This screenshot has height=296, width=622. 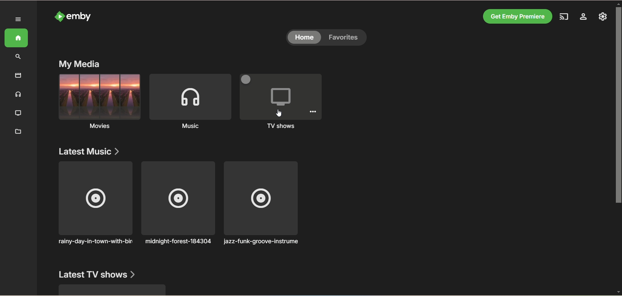 What do you see at coordinates (262, 203) in the screenshot?
I see `jazz-funk-groove-instrume` at bounding box center [262, 203].